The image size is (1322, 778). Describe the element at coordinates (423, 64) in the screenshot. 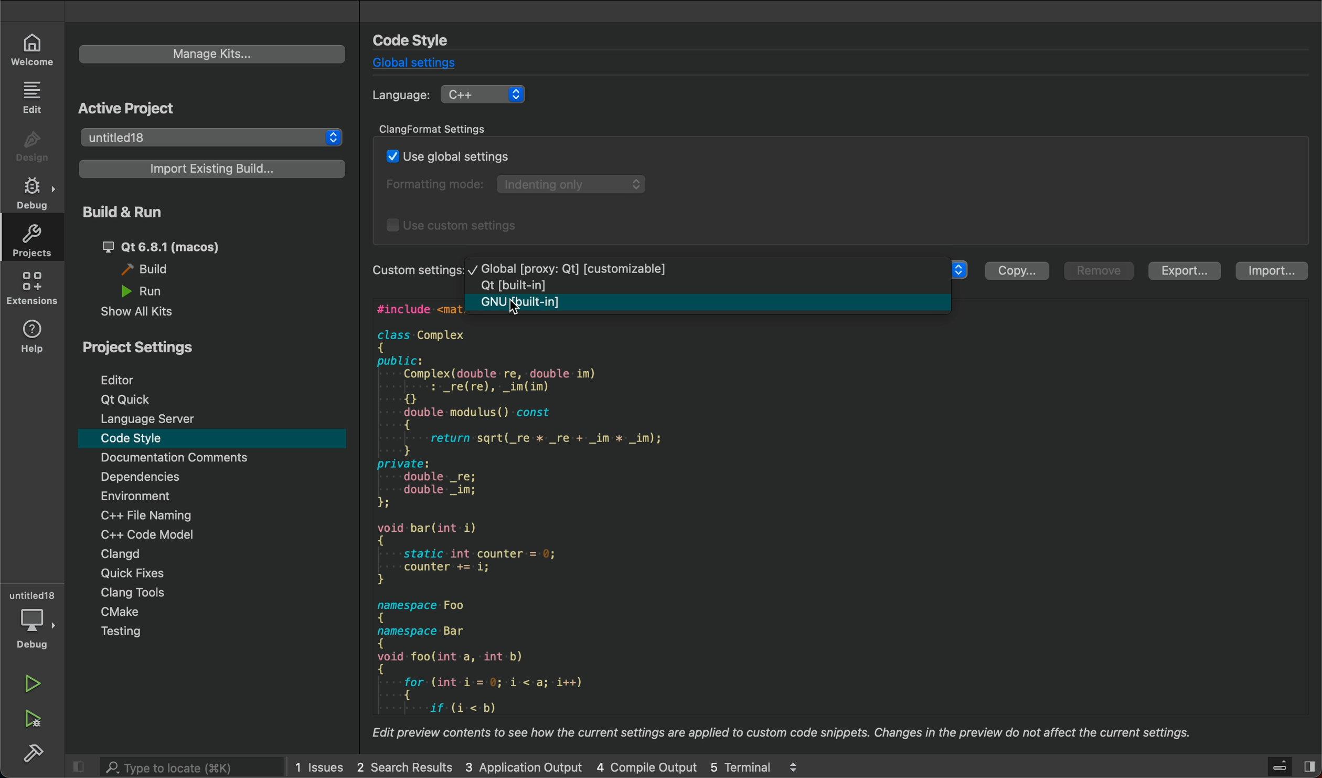

I see `global settings` at that location.